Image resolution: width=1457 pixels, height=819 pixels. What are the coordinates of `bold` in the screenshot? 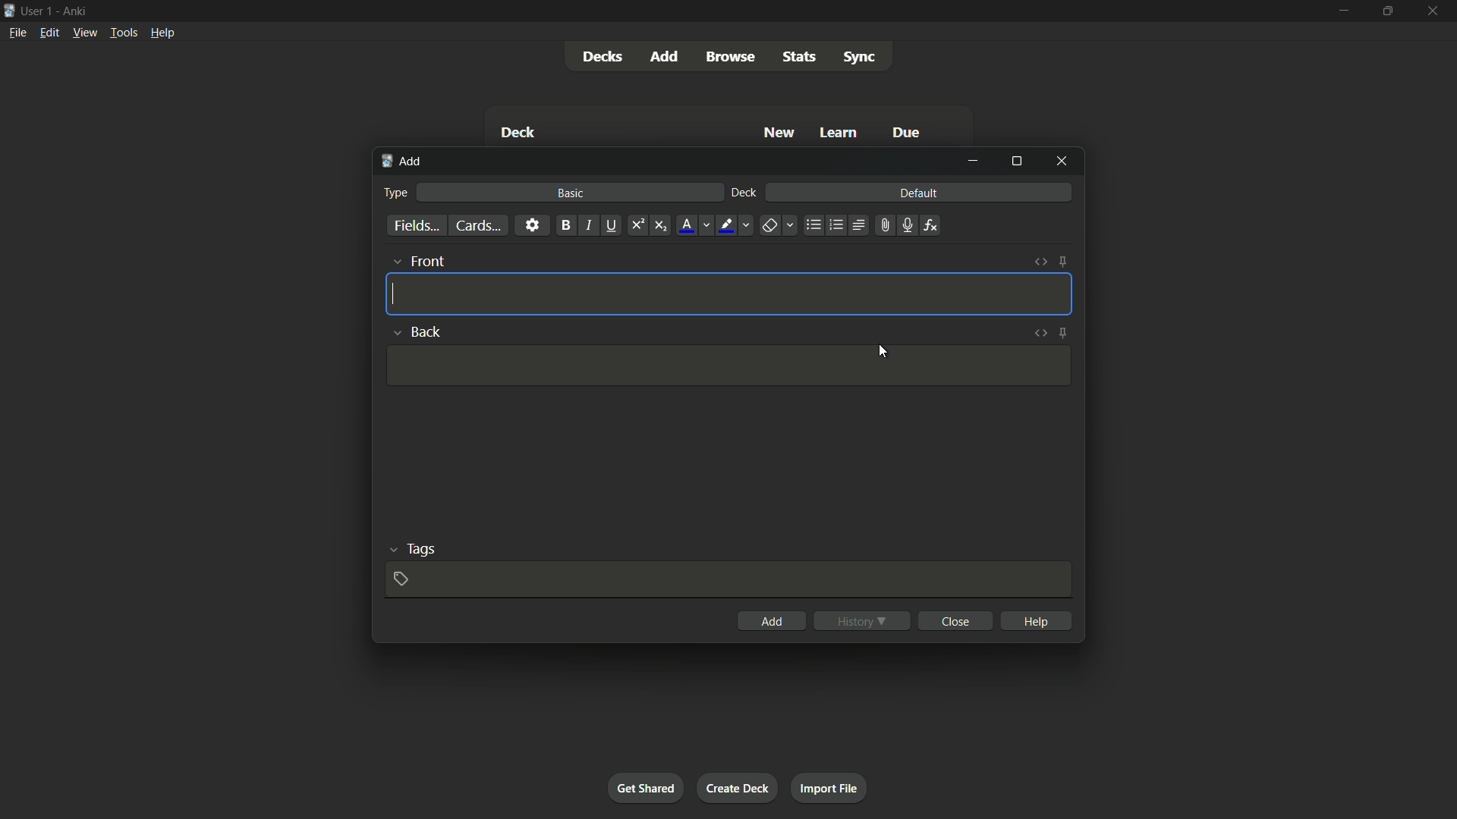 It's located at (565, 224).